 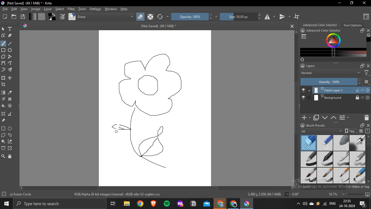 I want to click on float docker, so click(x=362, y=66).